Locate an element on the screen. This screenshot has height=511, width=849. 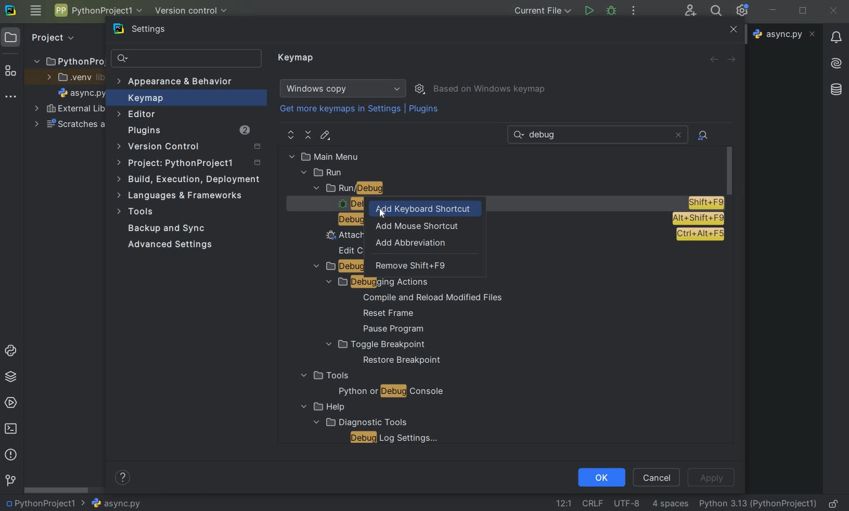
forward is located at coordinates (734, 60).